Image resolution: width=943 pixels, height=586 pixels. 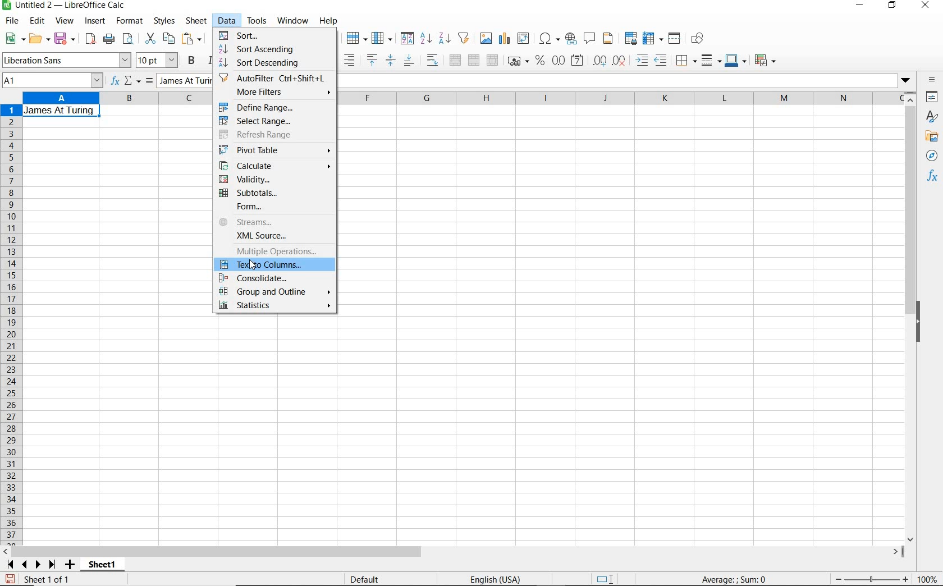 What do you see at coordinates (525, 39) in the screenshot?
I see `insert or edit pivot table` at bounding box center [525, 39].